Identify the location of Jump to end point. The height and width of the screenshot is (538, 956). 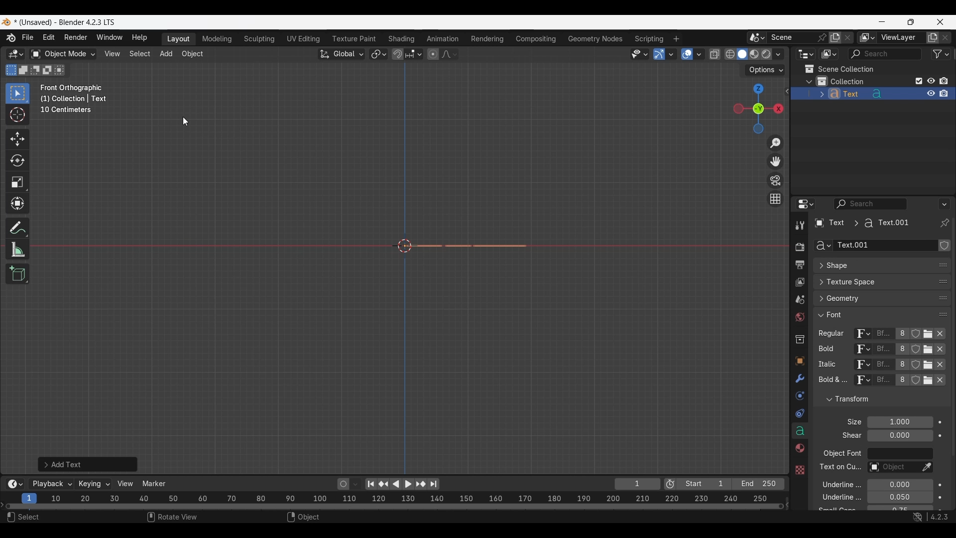
(434, 484).